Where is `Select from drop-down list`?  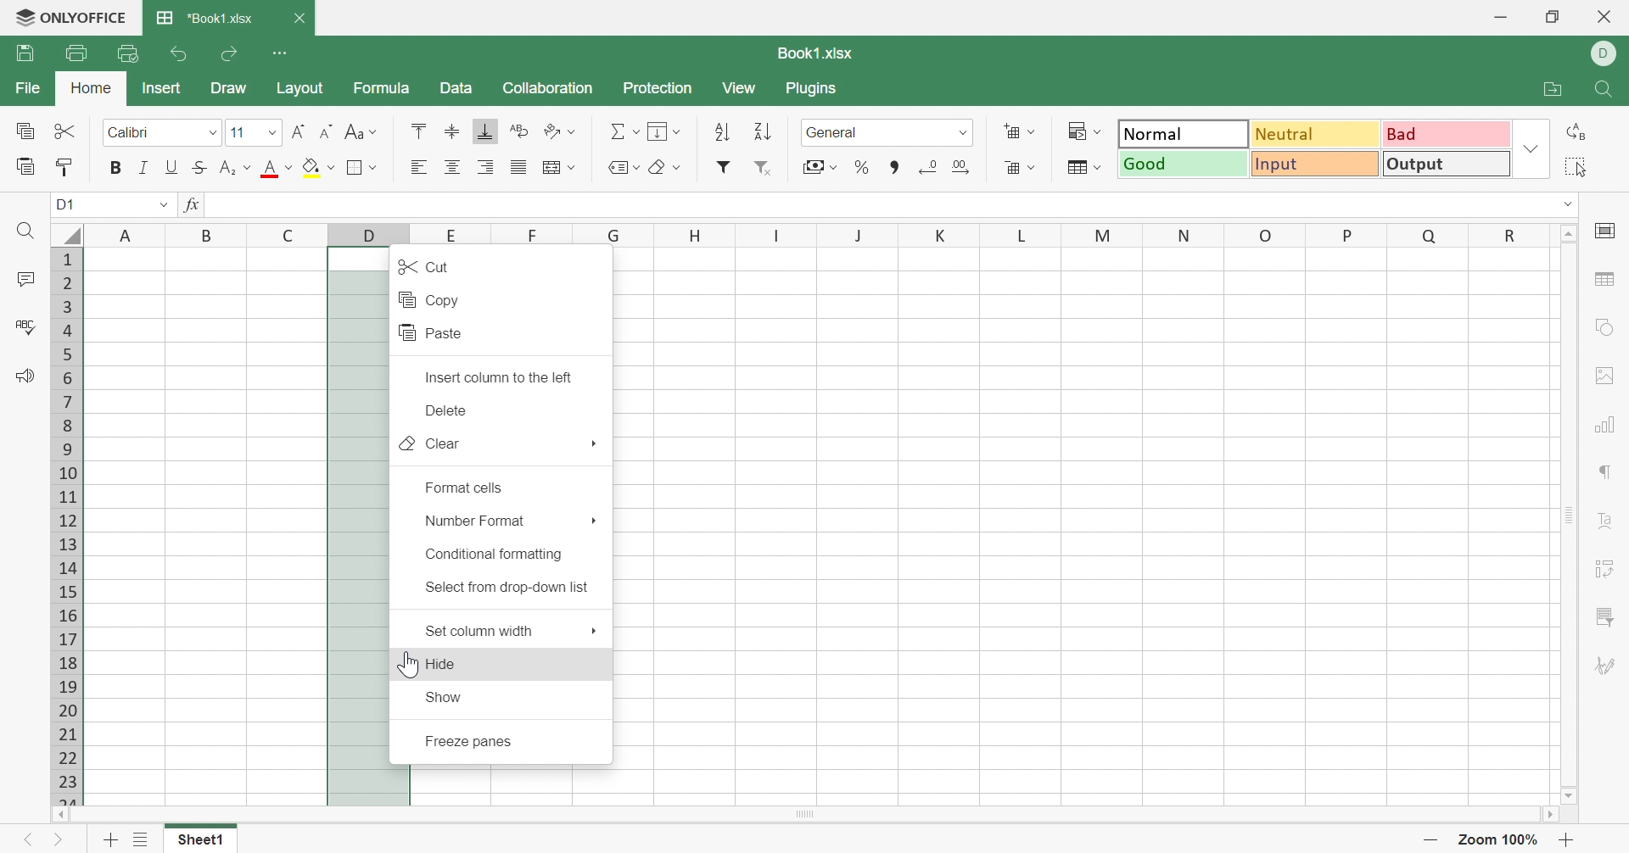 Select from drop-down list is located at coordinates (508, 588).